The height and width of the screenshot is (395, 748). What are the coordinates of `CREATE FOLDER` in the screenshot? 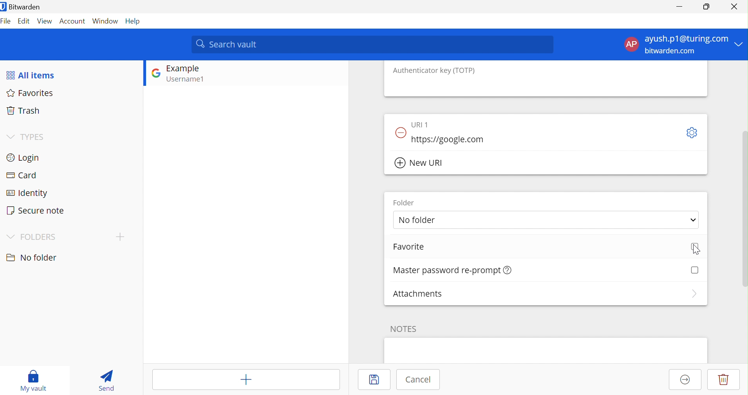 It's located at (122, 238).